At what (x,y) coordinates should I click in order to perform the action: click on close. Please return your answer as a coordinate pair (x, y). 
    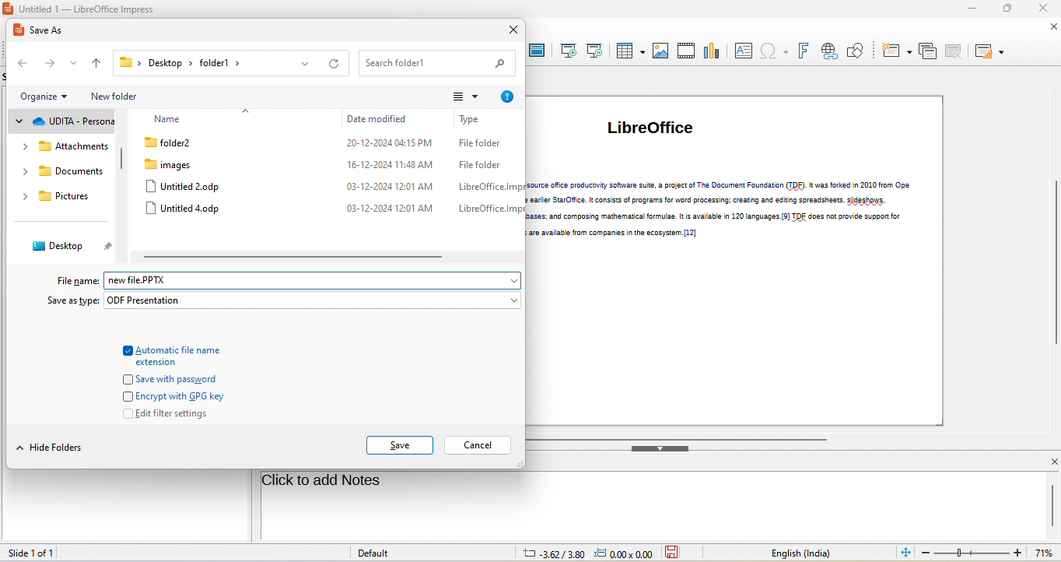
    Looking at the image, I should click on (1052, 29).